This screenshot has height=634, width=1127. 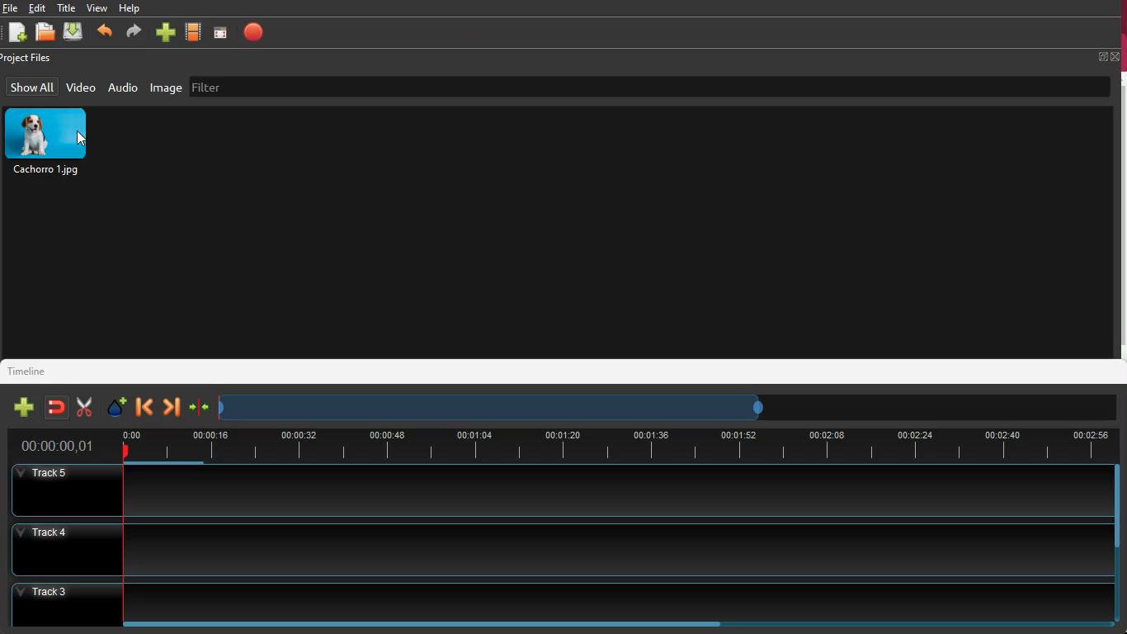 What do you see at coordinates (24, 407) in the screenshot?
I see `new` at bounding box center [24, 407].